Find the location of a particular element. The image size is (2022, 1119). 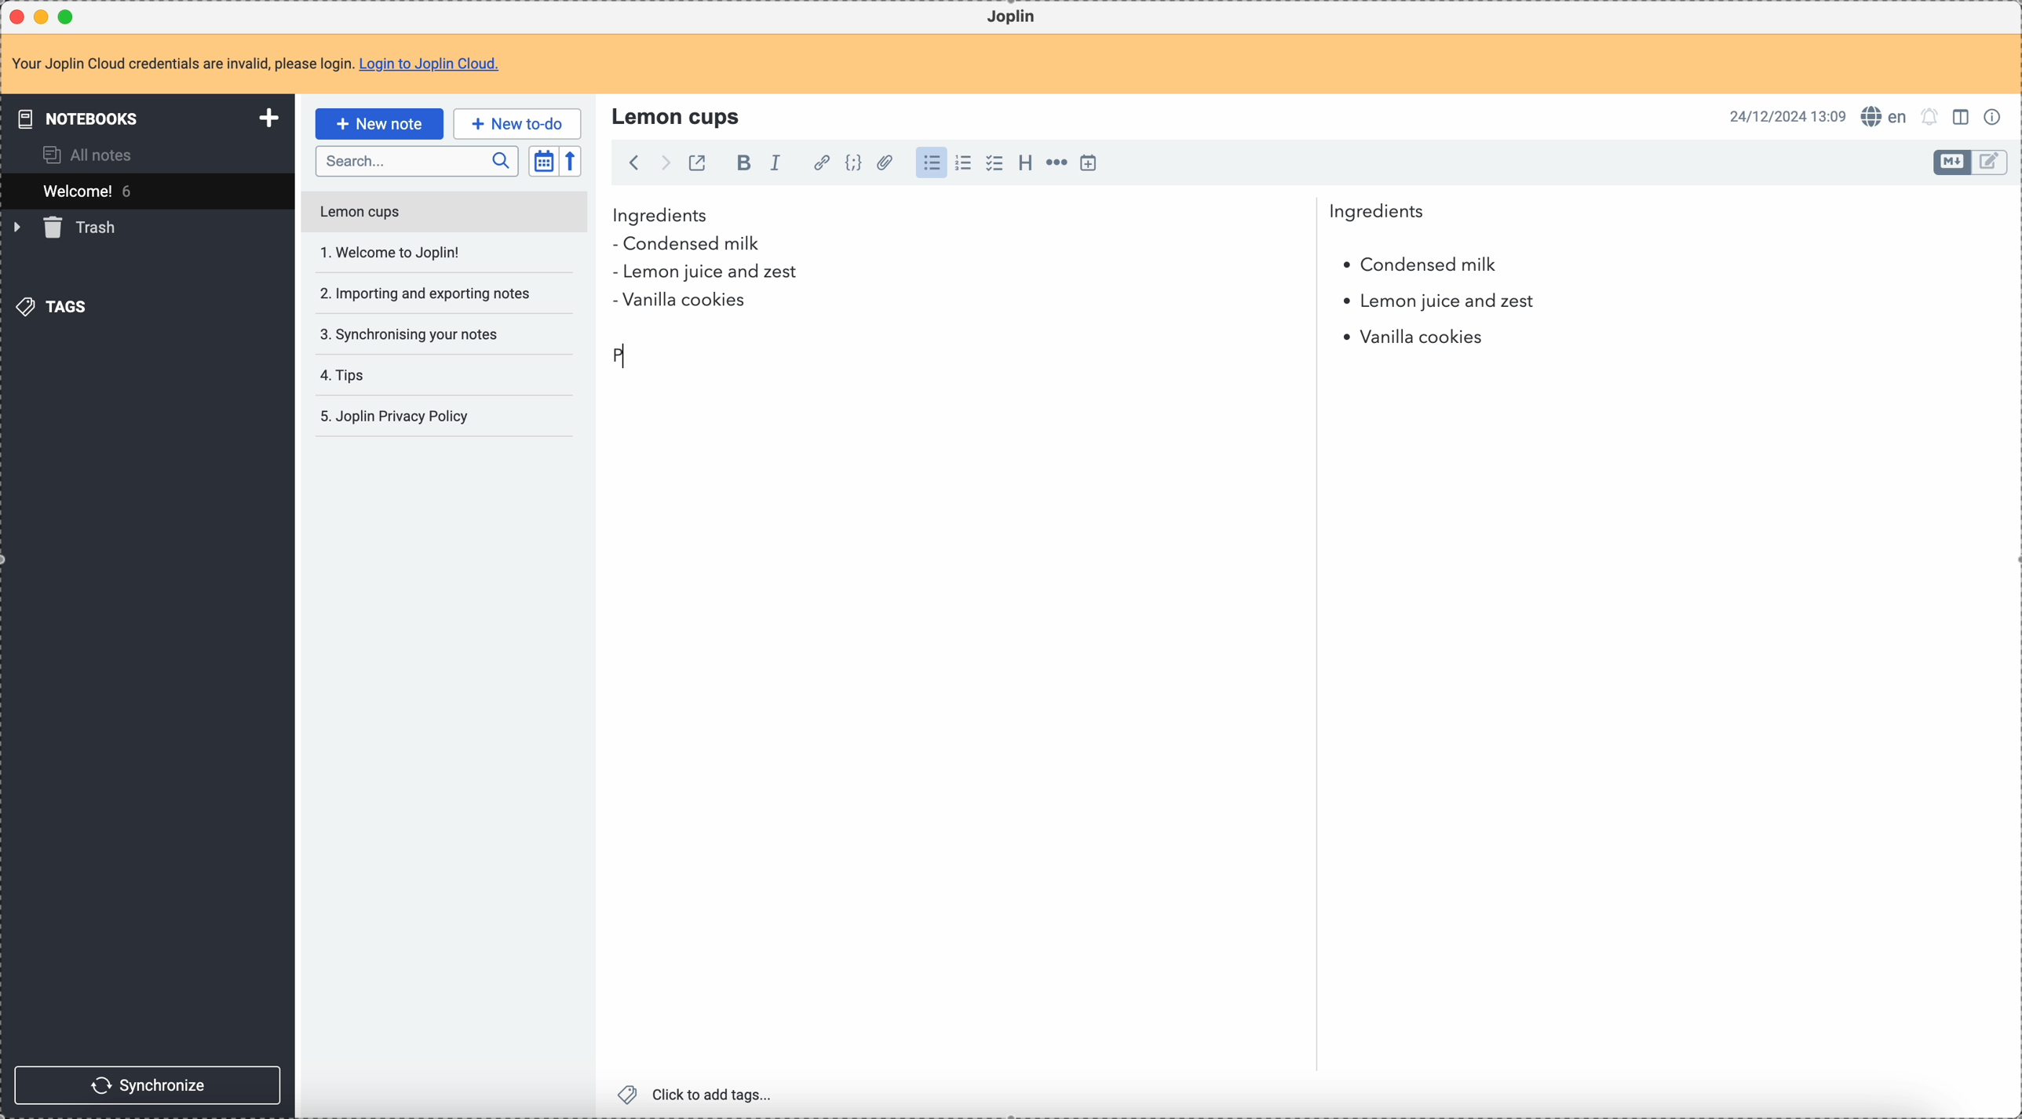

click on new note is located at coordinates (378, 122).